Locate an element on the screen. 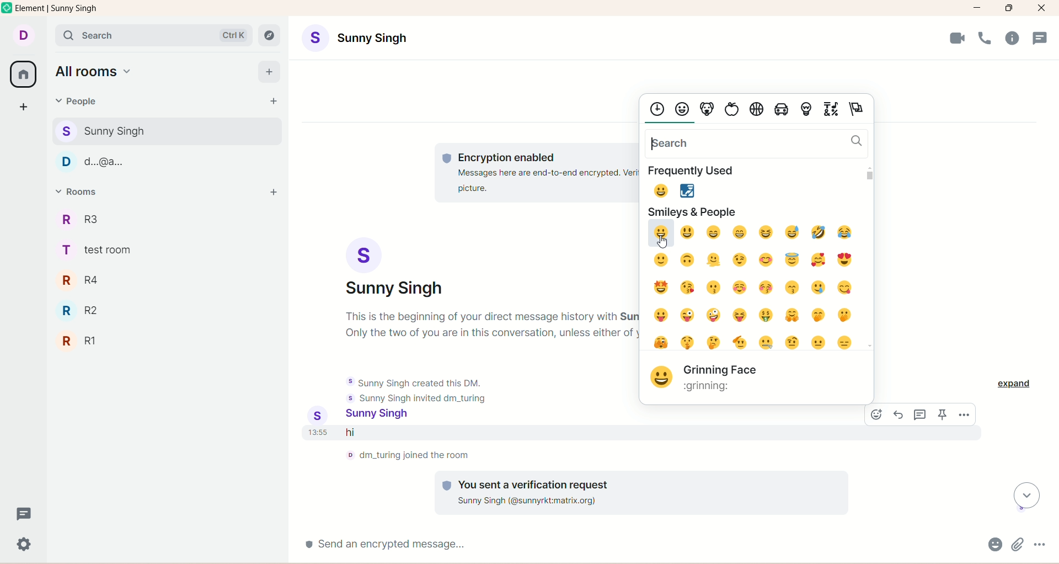  d...@a... chat is located at coordinates (165, 162).